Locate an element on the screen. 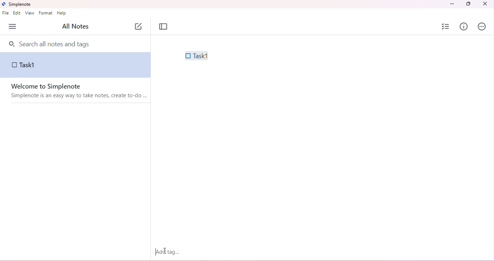 This screenshot has width=494, height=261. simplenote is an easy way to take notes, create to do is located at coordinates (80, 96).